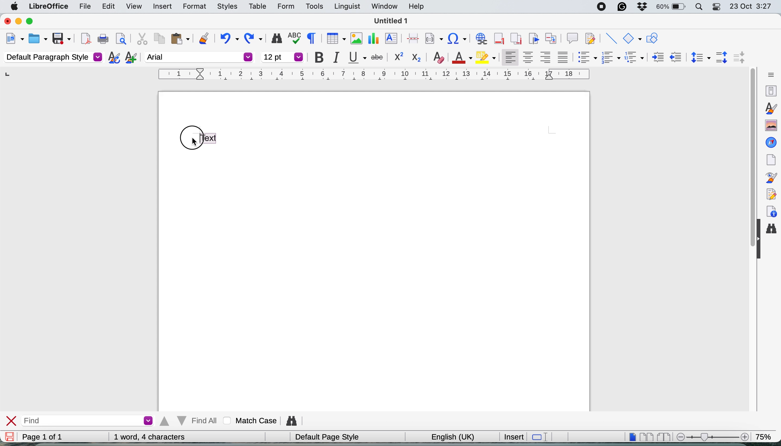  What do you see at coordinates (130, 58) in the screenshot?
I see `new style from selection` at bounding box center [130, 58].